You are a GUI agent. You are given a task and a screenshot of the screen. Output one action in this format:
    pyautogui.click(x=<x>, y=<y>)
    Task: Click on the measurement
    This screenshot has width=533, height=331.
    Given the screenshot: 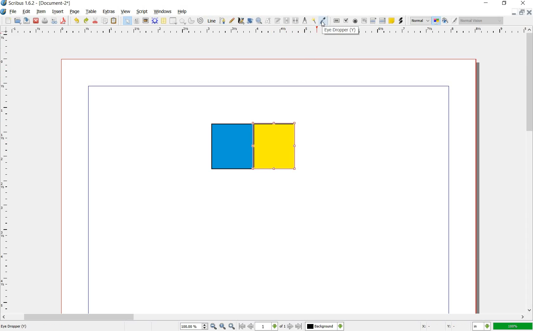 What is the action you would take?
    pyautogui.click(x=305, y=21)
    